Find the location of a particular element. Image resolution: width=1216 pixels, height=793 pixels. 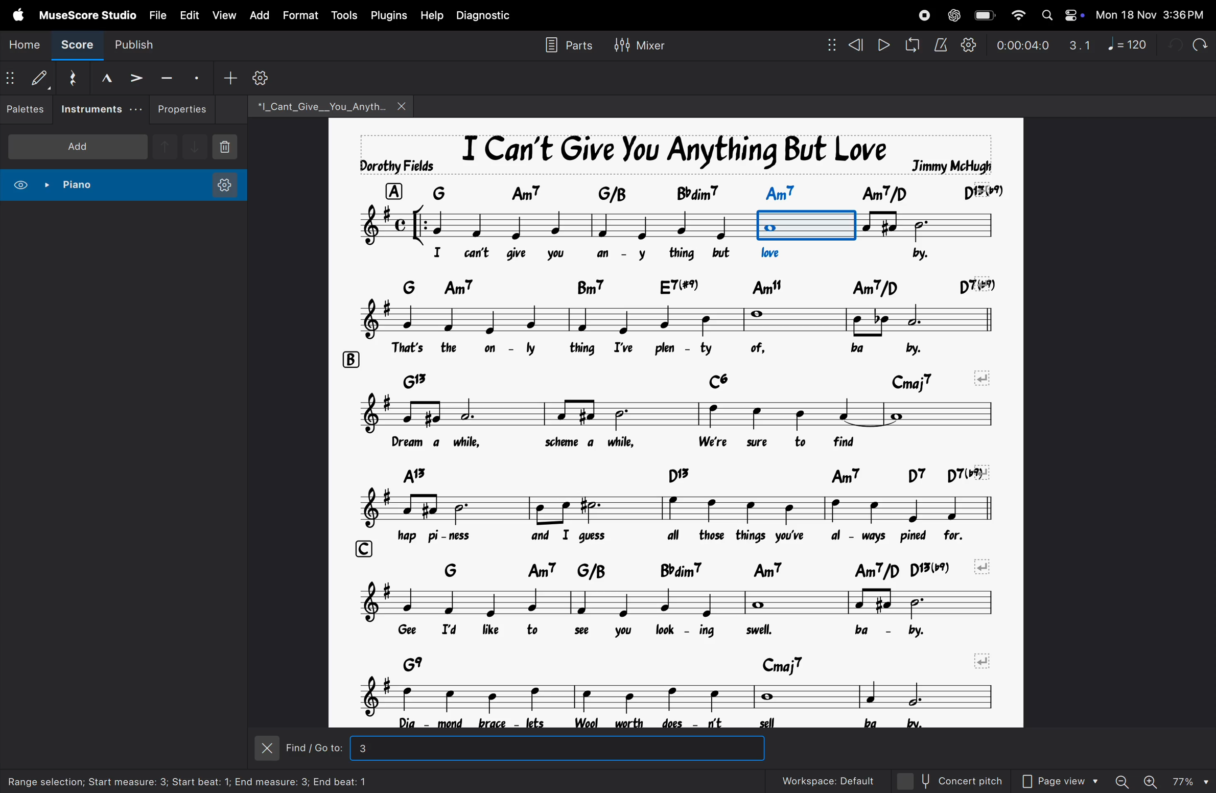

time frame is located at coordinates (1019, 45).